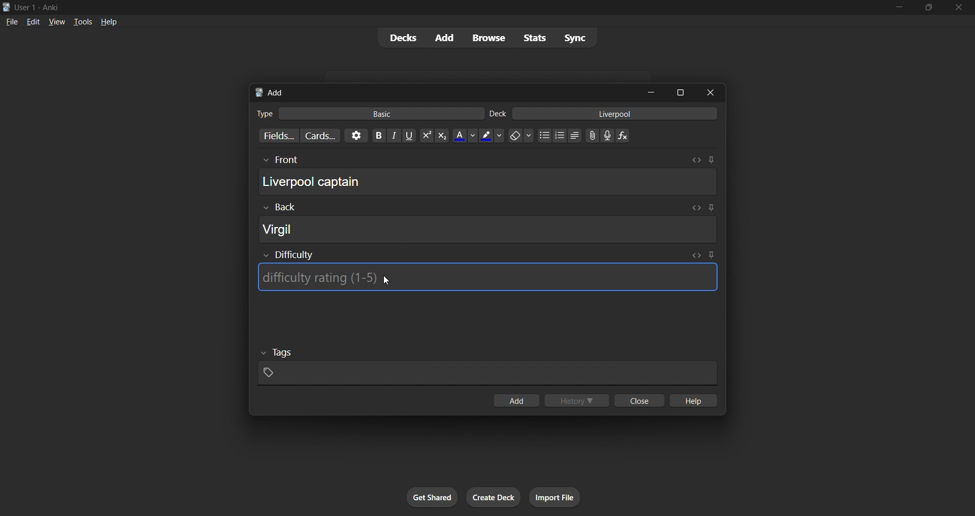 The image size is (975, 516). I want to click on customize fields, so click(277, 136).